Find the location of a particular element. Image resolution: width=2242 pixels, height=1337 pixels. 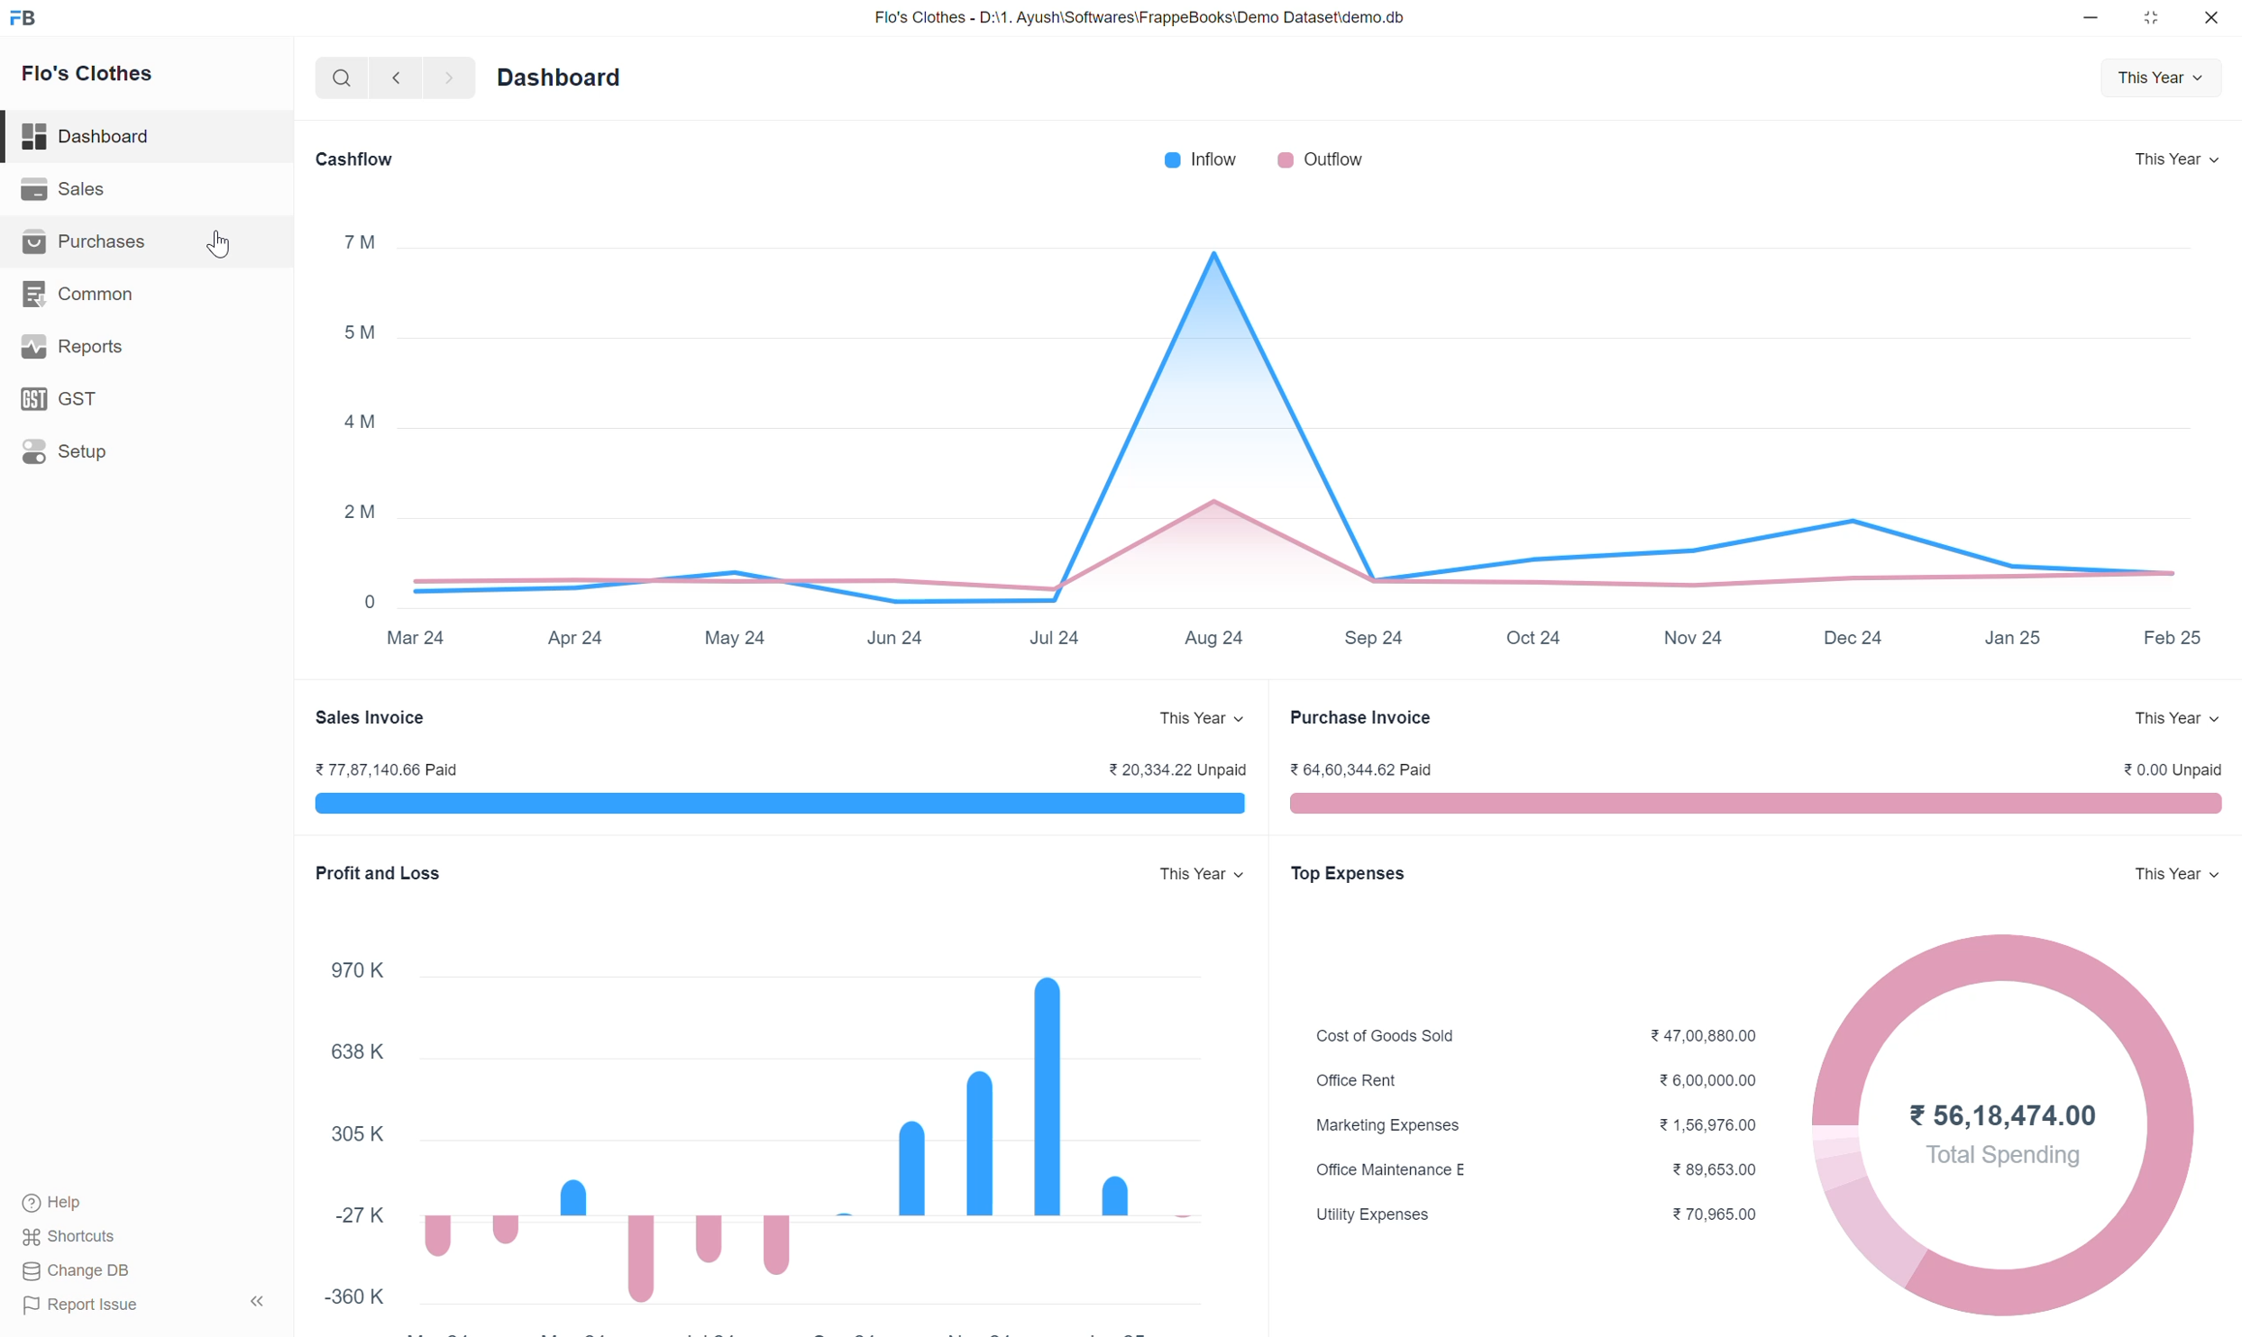

Report issue is located at coordinates (87, 1305).